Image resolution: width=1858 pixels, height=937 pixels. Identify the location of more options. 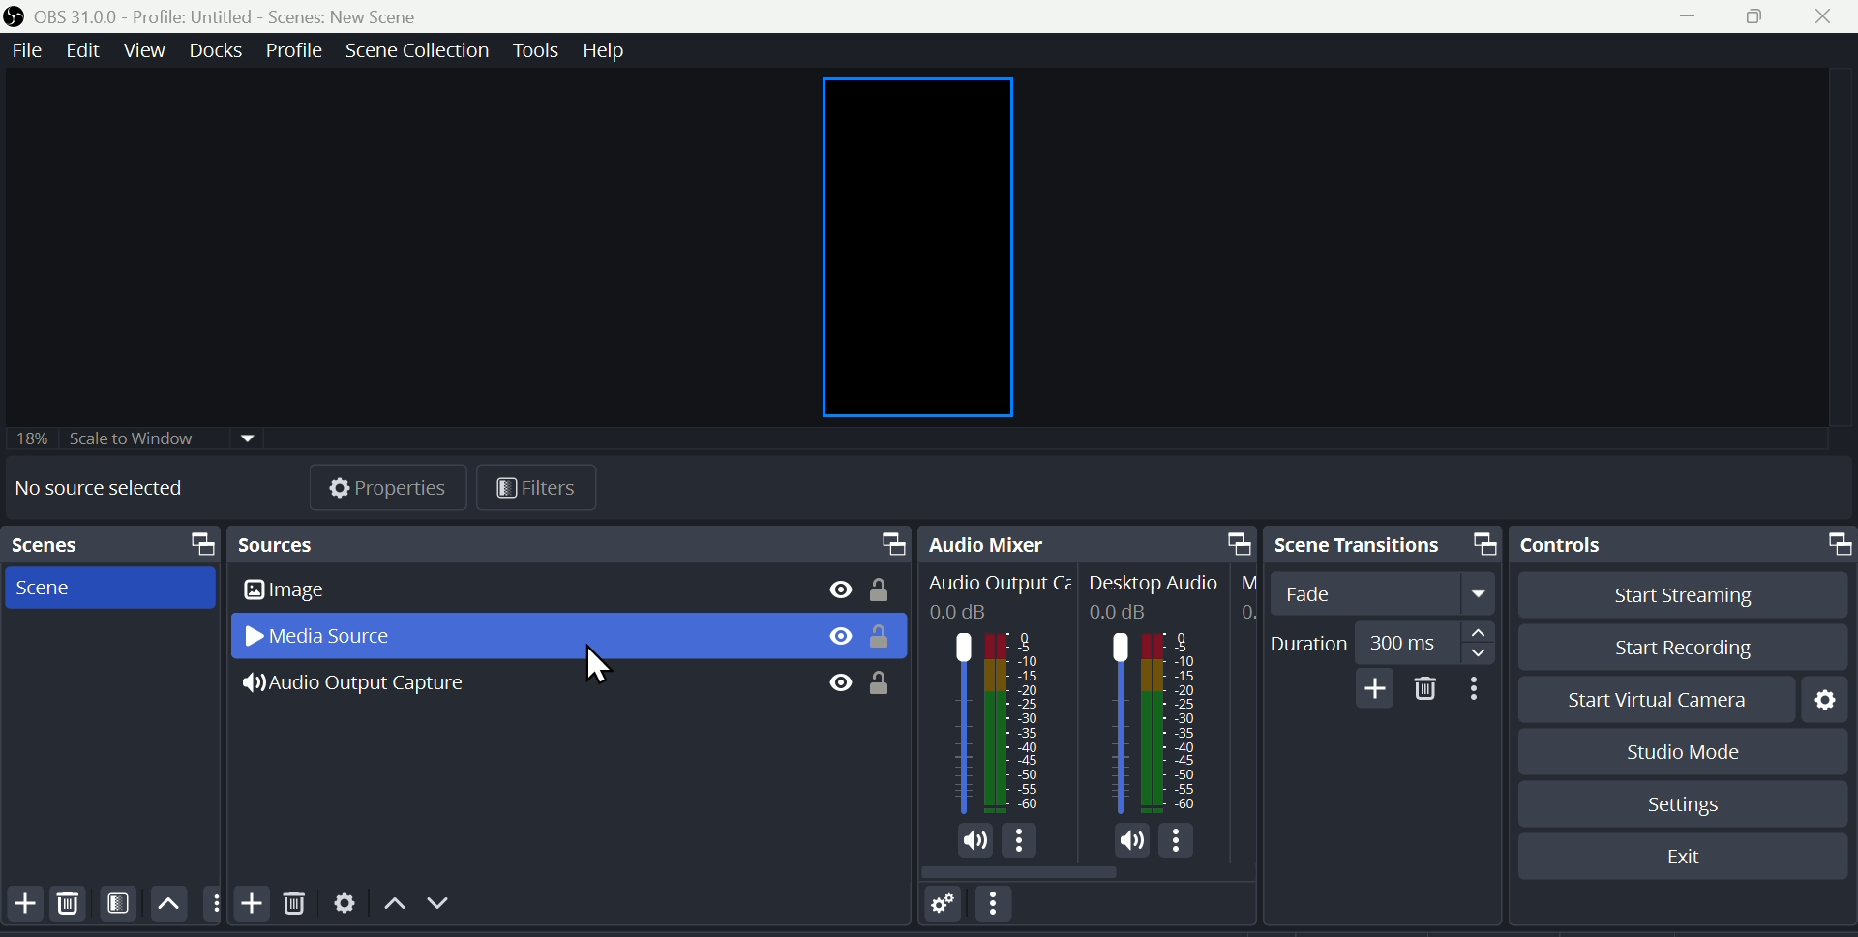
(211, 902).